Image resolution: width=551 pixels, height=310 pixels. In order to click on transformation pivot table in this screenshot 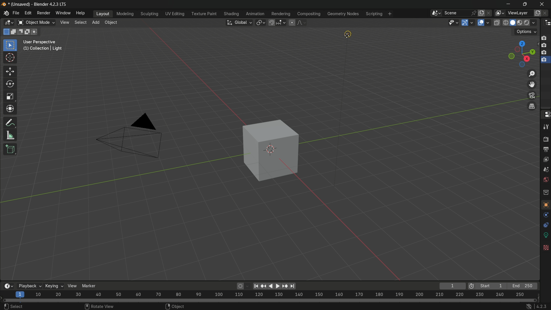, I will do `click(261, 22)`.